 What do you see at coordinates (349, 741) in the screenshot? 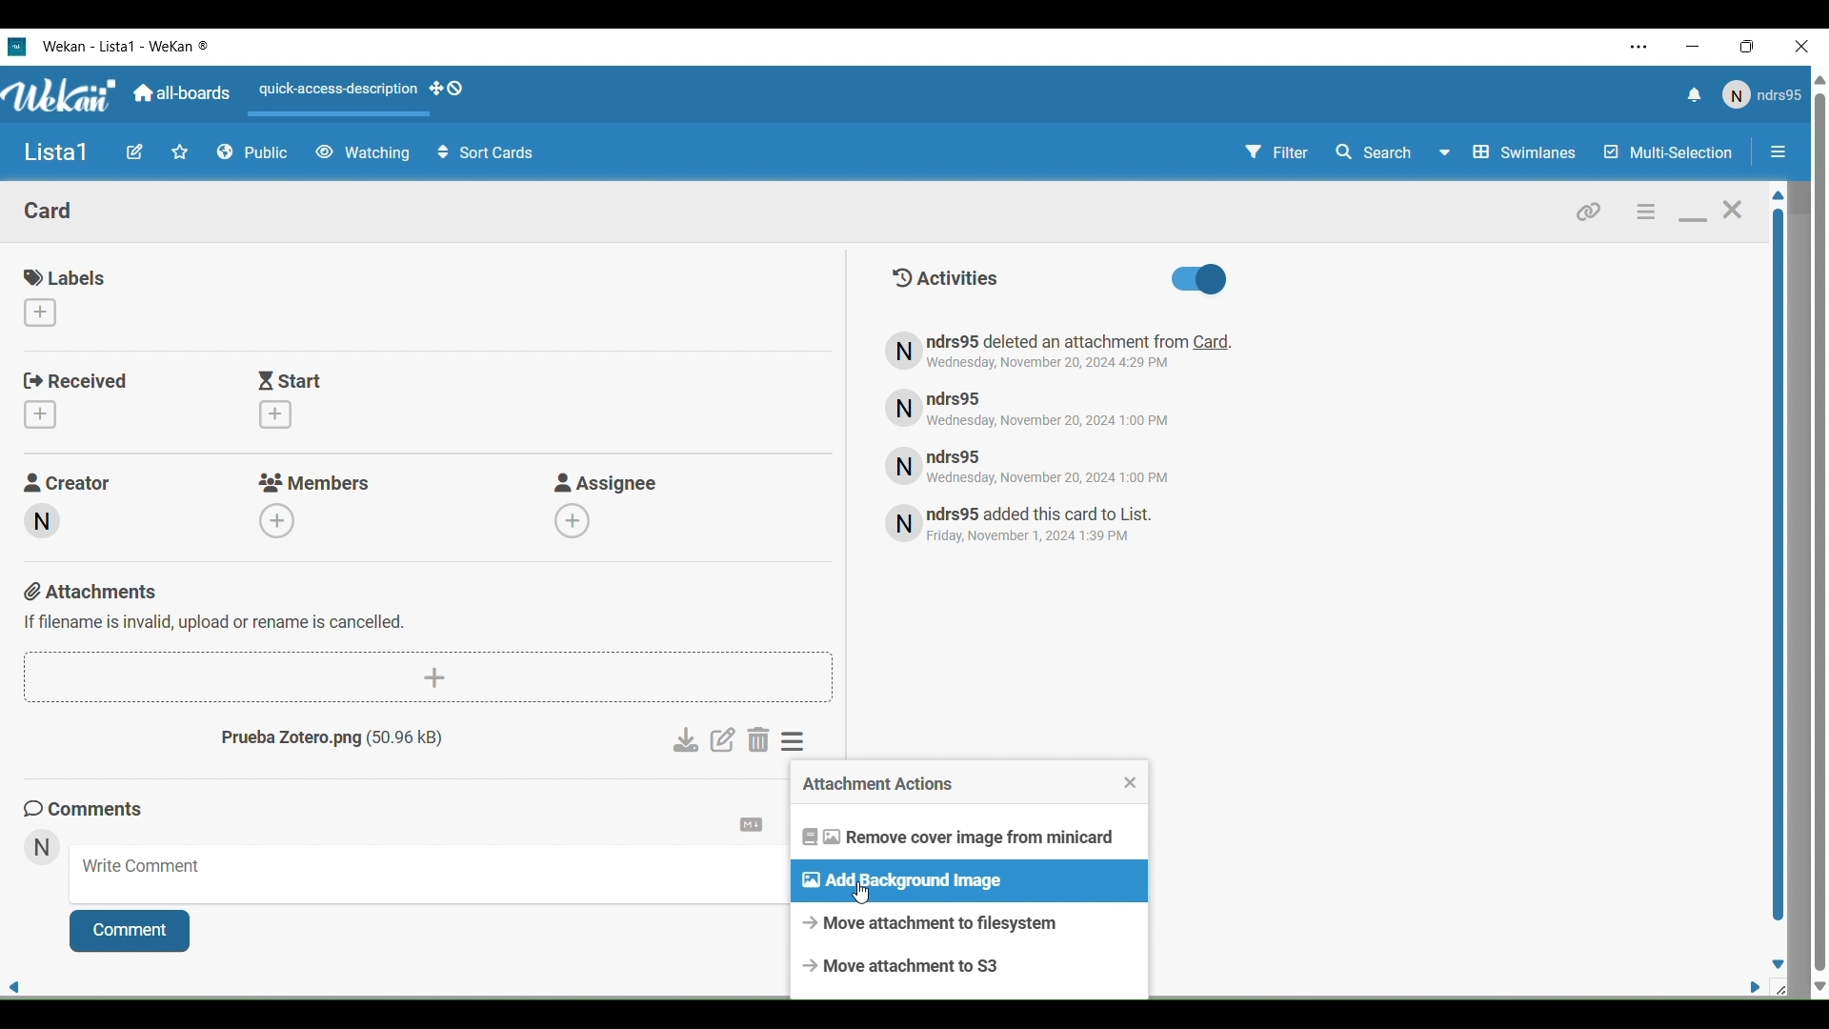
I see `Text` at bounding box center [349, 741].